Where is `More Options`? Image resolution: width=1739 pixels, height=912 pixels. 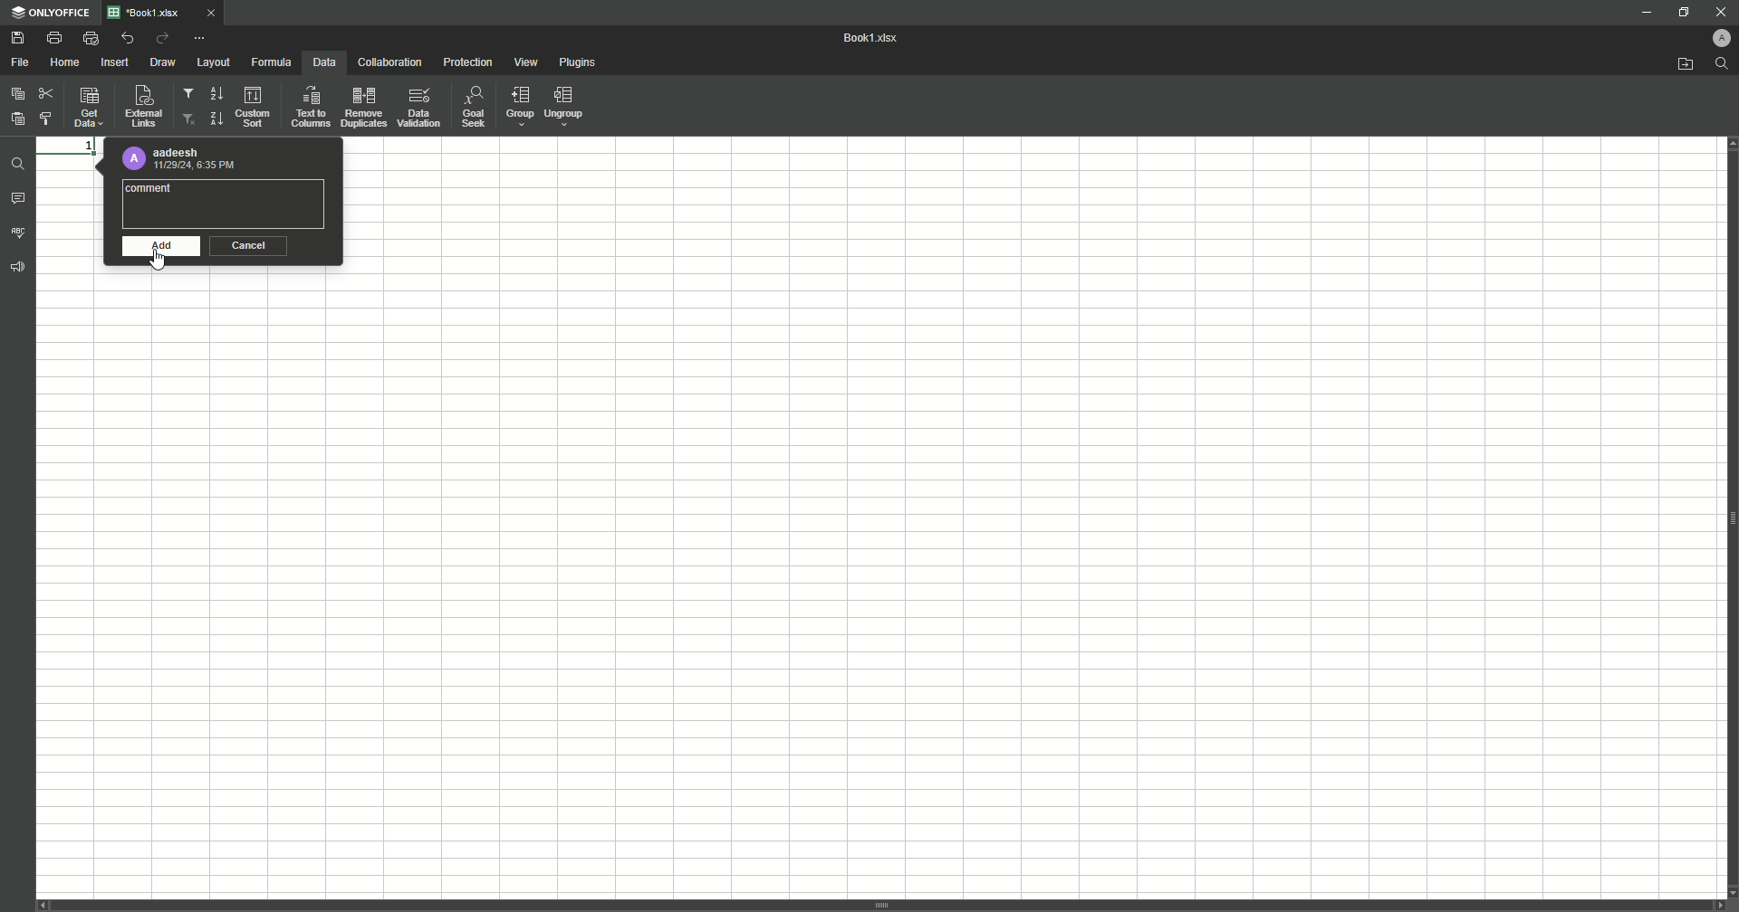
More Options is located at coordinates (202, 37).